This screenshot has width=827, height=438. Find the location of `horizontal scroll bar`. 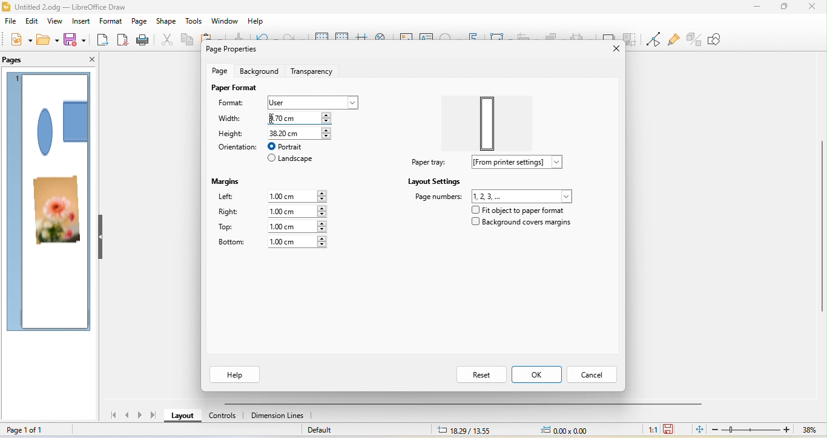

horizontal scroll bar is located at coordinates (463, 405).